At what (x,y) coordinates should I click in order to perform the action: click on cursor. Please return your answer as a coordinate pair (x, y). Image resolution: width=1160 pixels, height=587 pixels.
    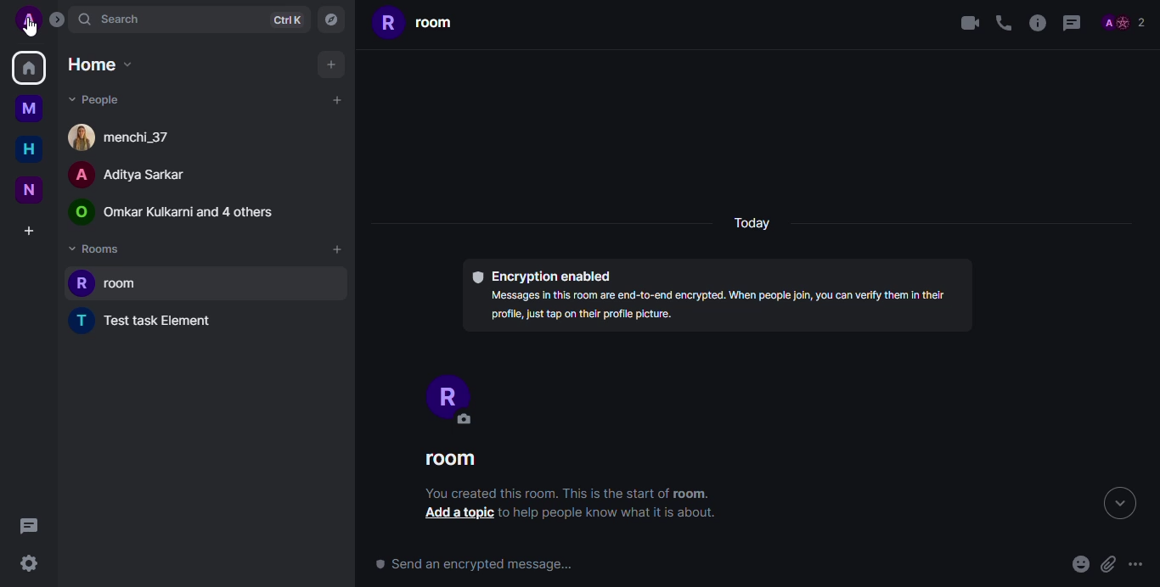
    Looking at the image, I should click on (29, 29).